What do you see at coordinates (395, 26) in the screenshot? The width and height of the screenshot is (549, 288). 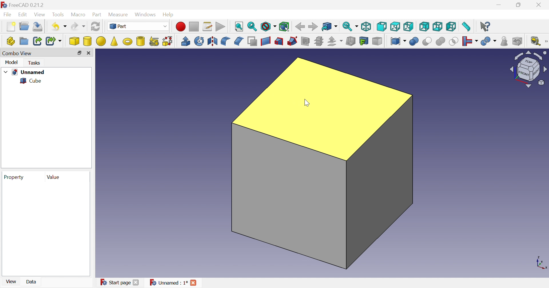 I see `Top` at bounding box center [395, 26].